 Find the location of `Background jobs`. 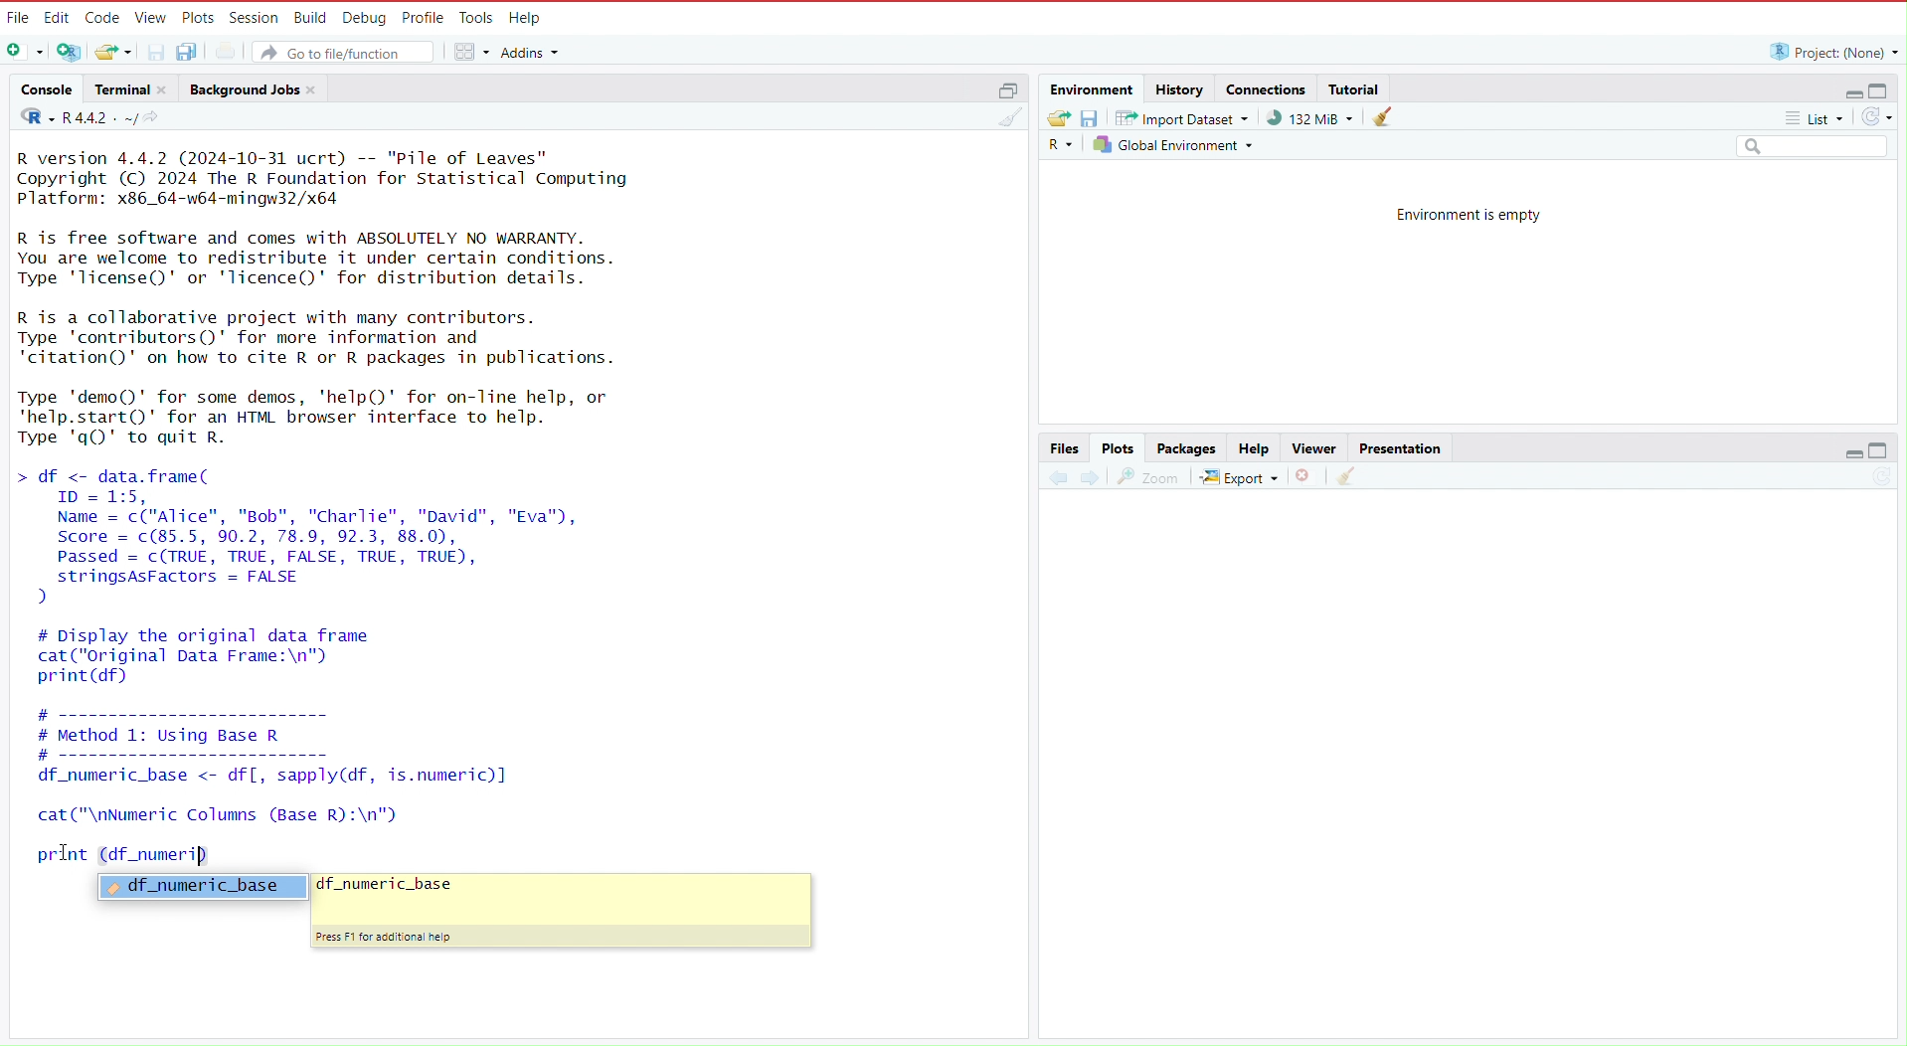

Background jobs is located at coordinates (243, 87).